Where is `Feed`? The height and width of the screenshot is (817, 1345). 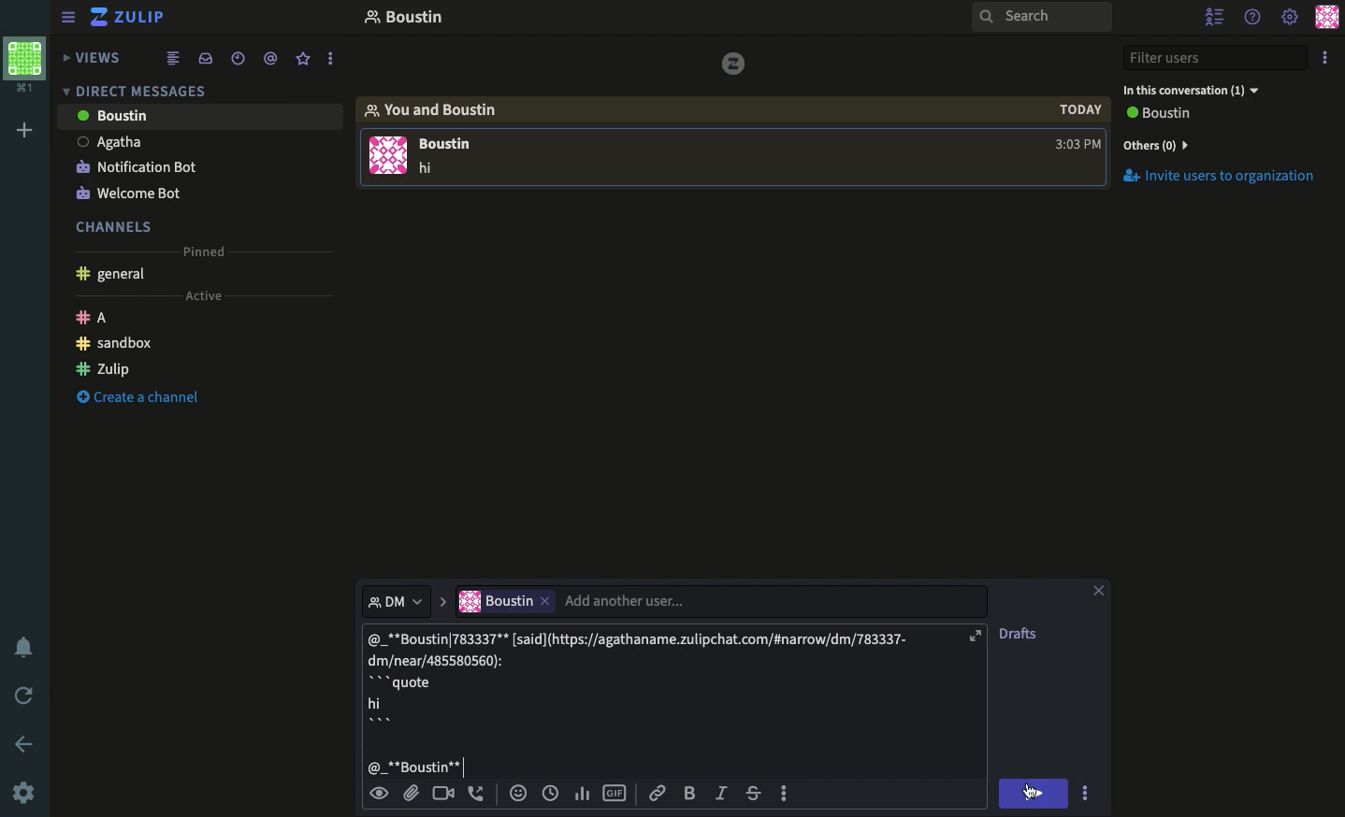
Feed is located at coordinates (176, 59).